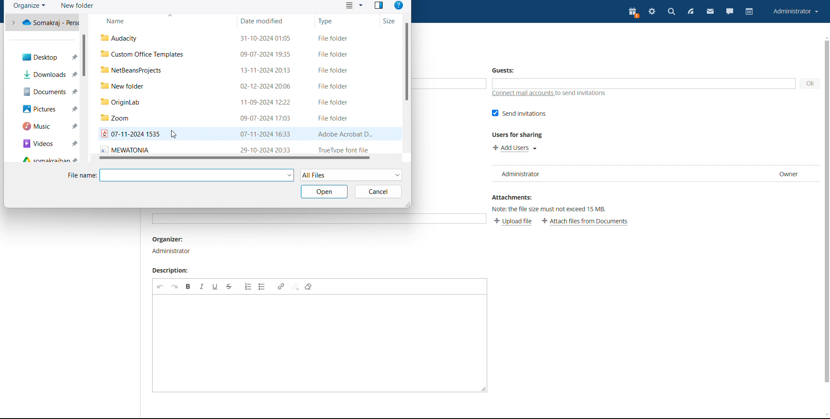  Describe the element at coordinates (245, 35) in the screenshot. I see `files` at that location.